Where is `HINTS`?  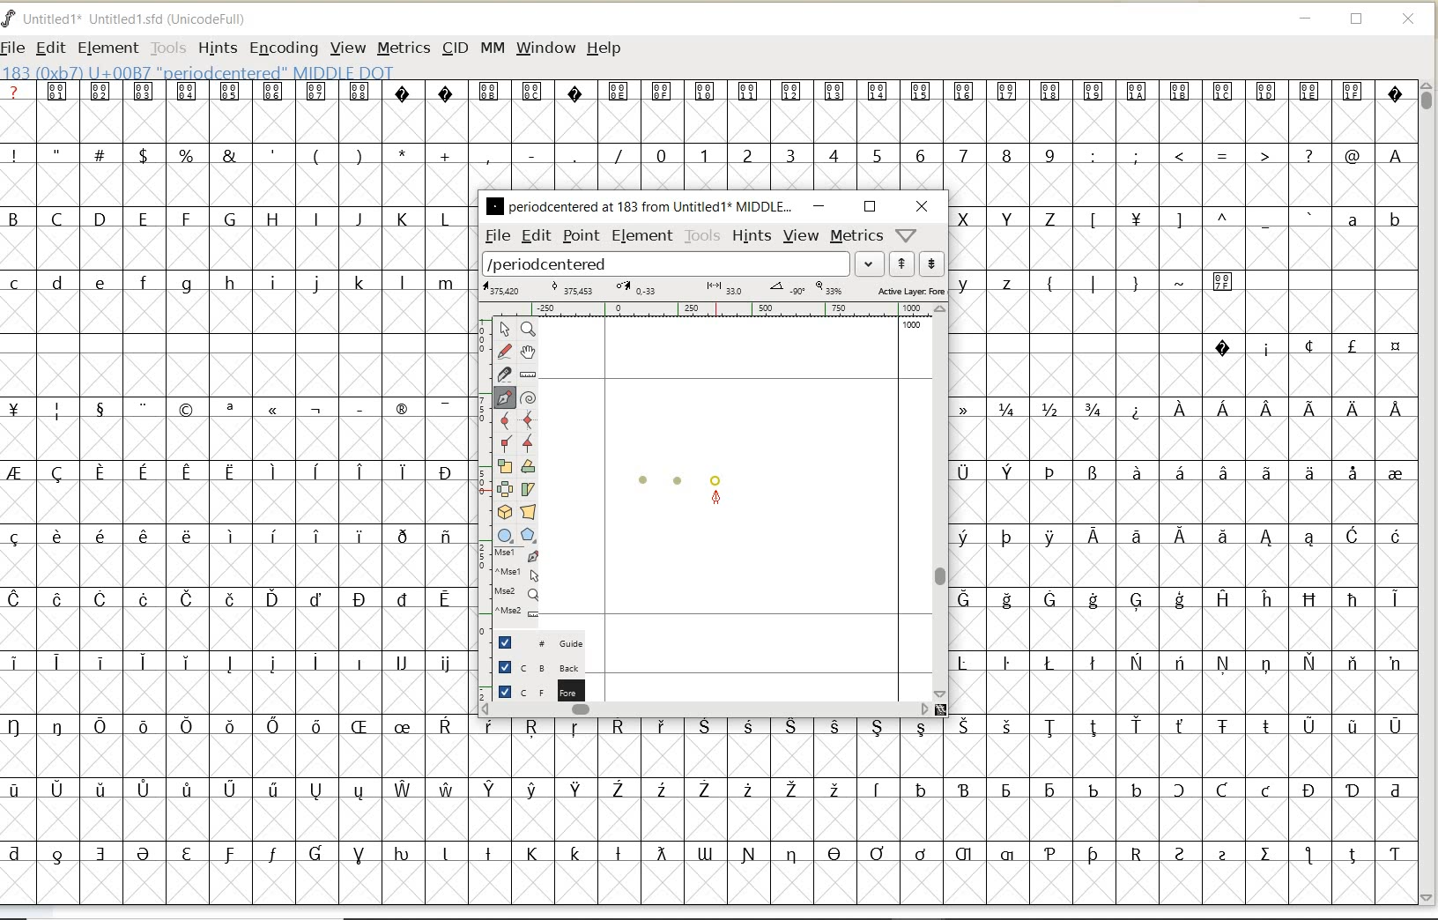 HINTS is located at coordinates (216, 48).